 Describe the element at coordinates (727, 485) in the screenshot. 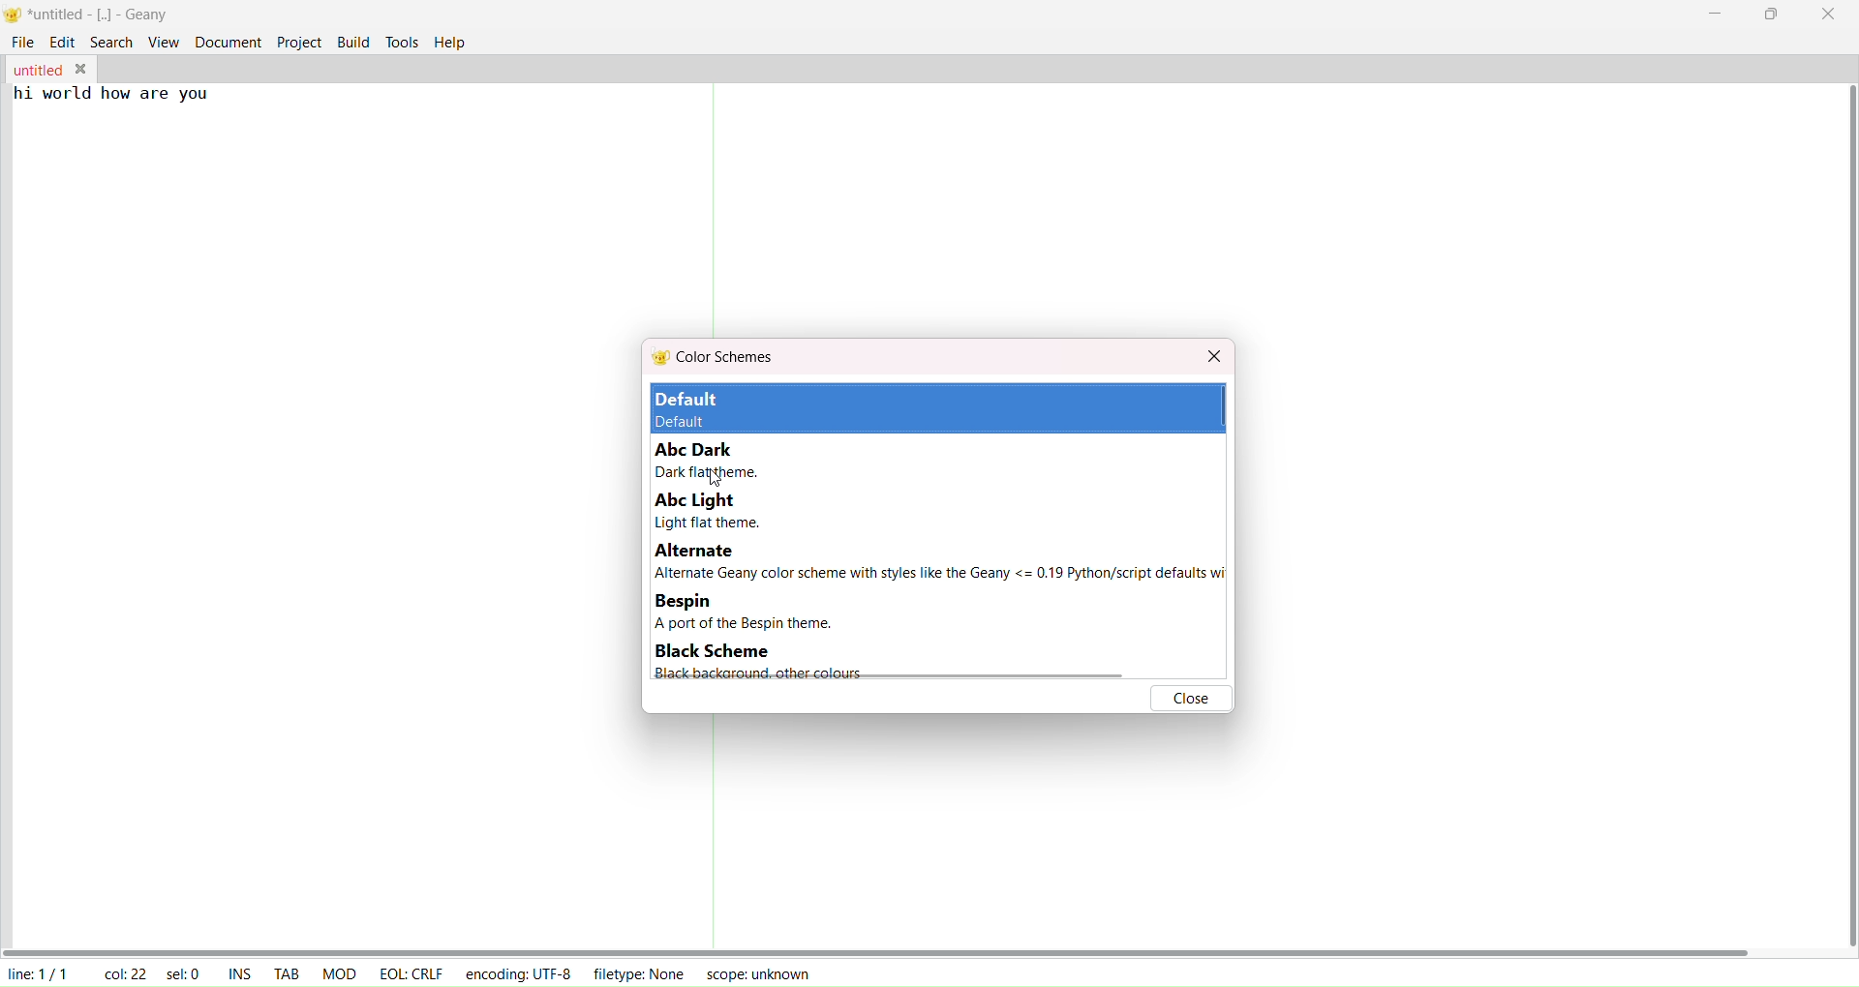

I see `cursor` at that location.